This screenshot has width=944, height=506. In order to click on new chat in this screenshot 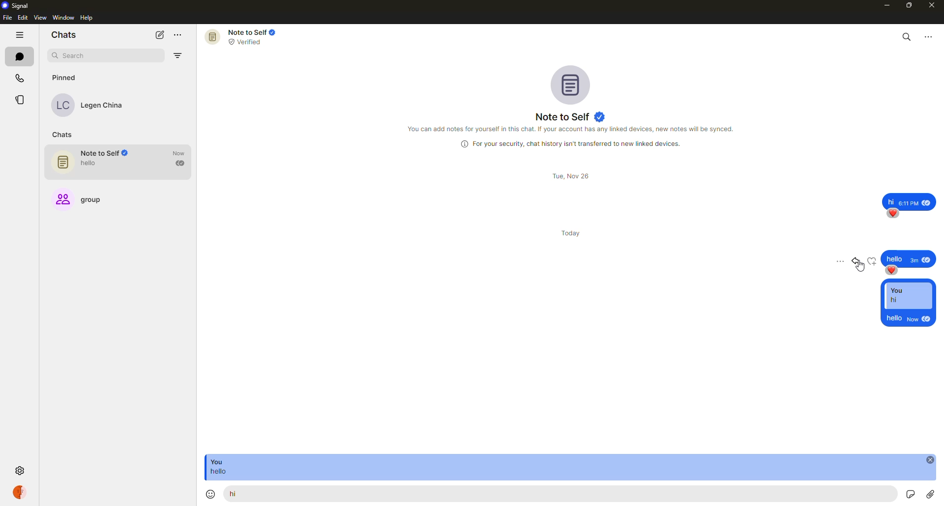, I will do `click(160, 34)`.